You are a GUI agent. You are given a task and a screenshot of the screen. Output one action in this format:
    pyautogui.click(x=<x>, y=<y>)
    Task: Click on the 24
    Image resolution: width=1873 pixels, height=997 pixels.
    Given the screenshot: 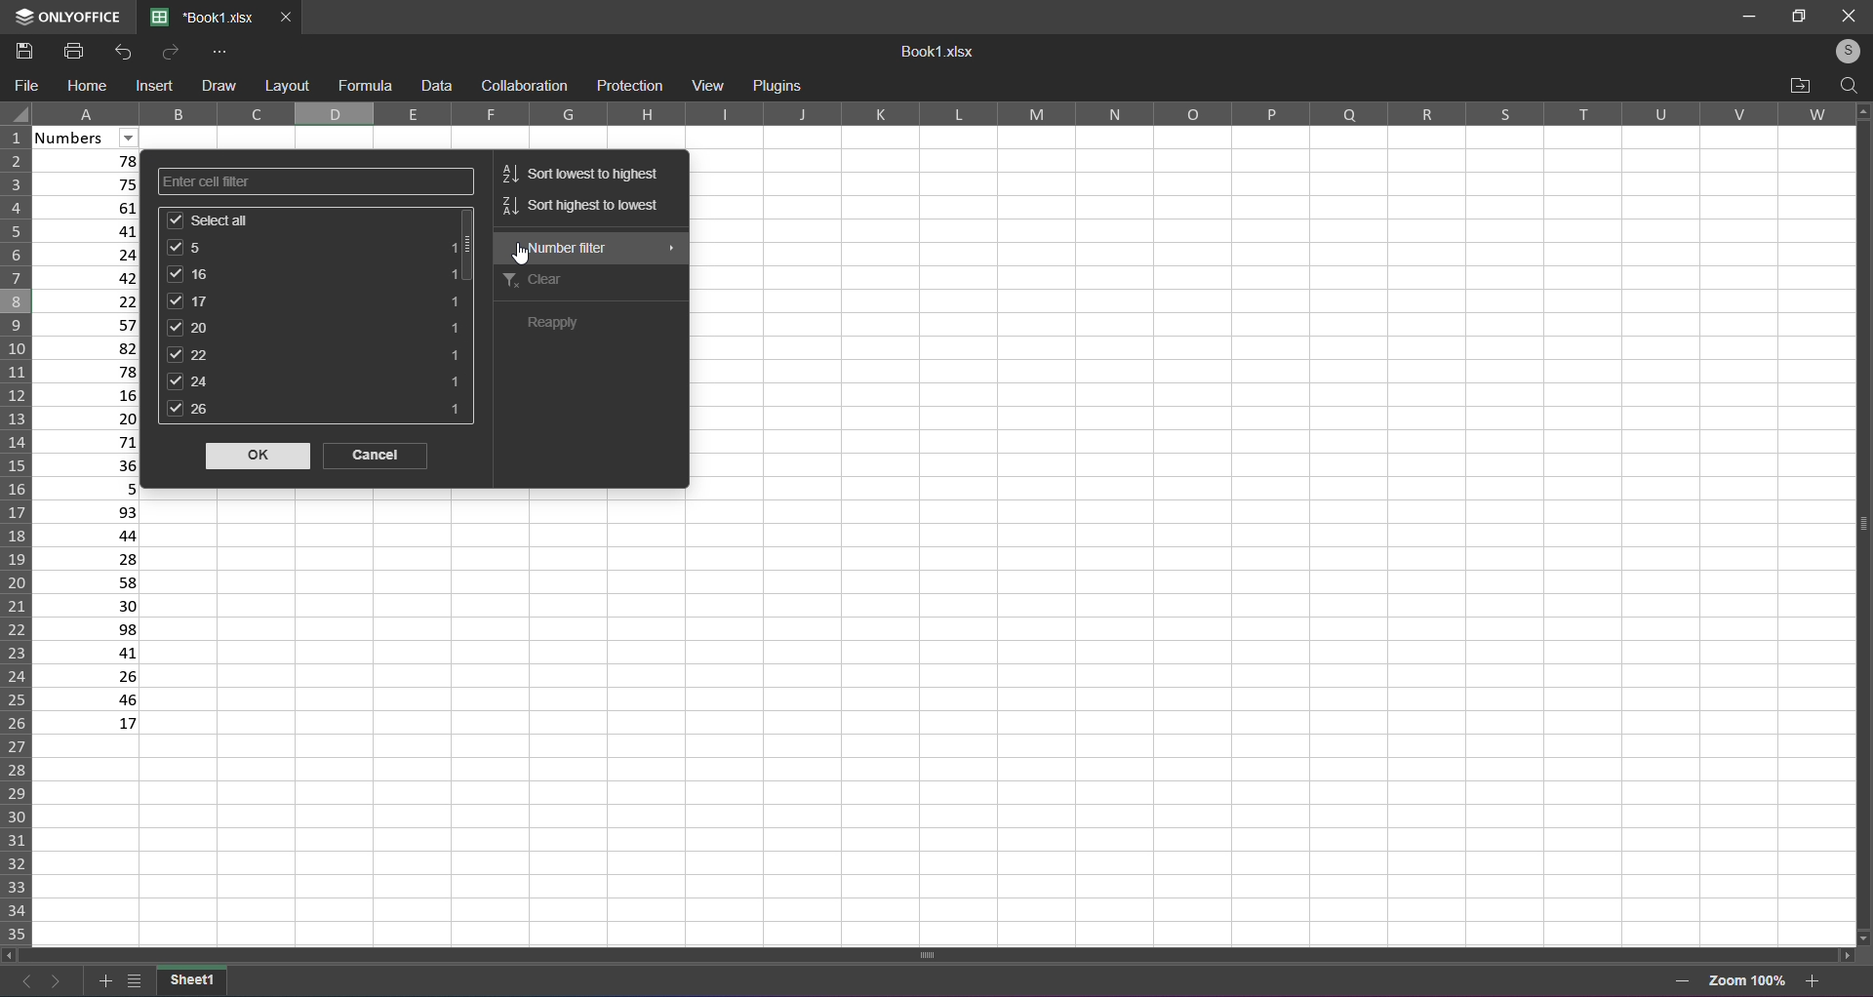 What is the action you would take?
    pyautogui.click(x=91, y=252)
    